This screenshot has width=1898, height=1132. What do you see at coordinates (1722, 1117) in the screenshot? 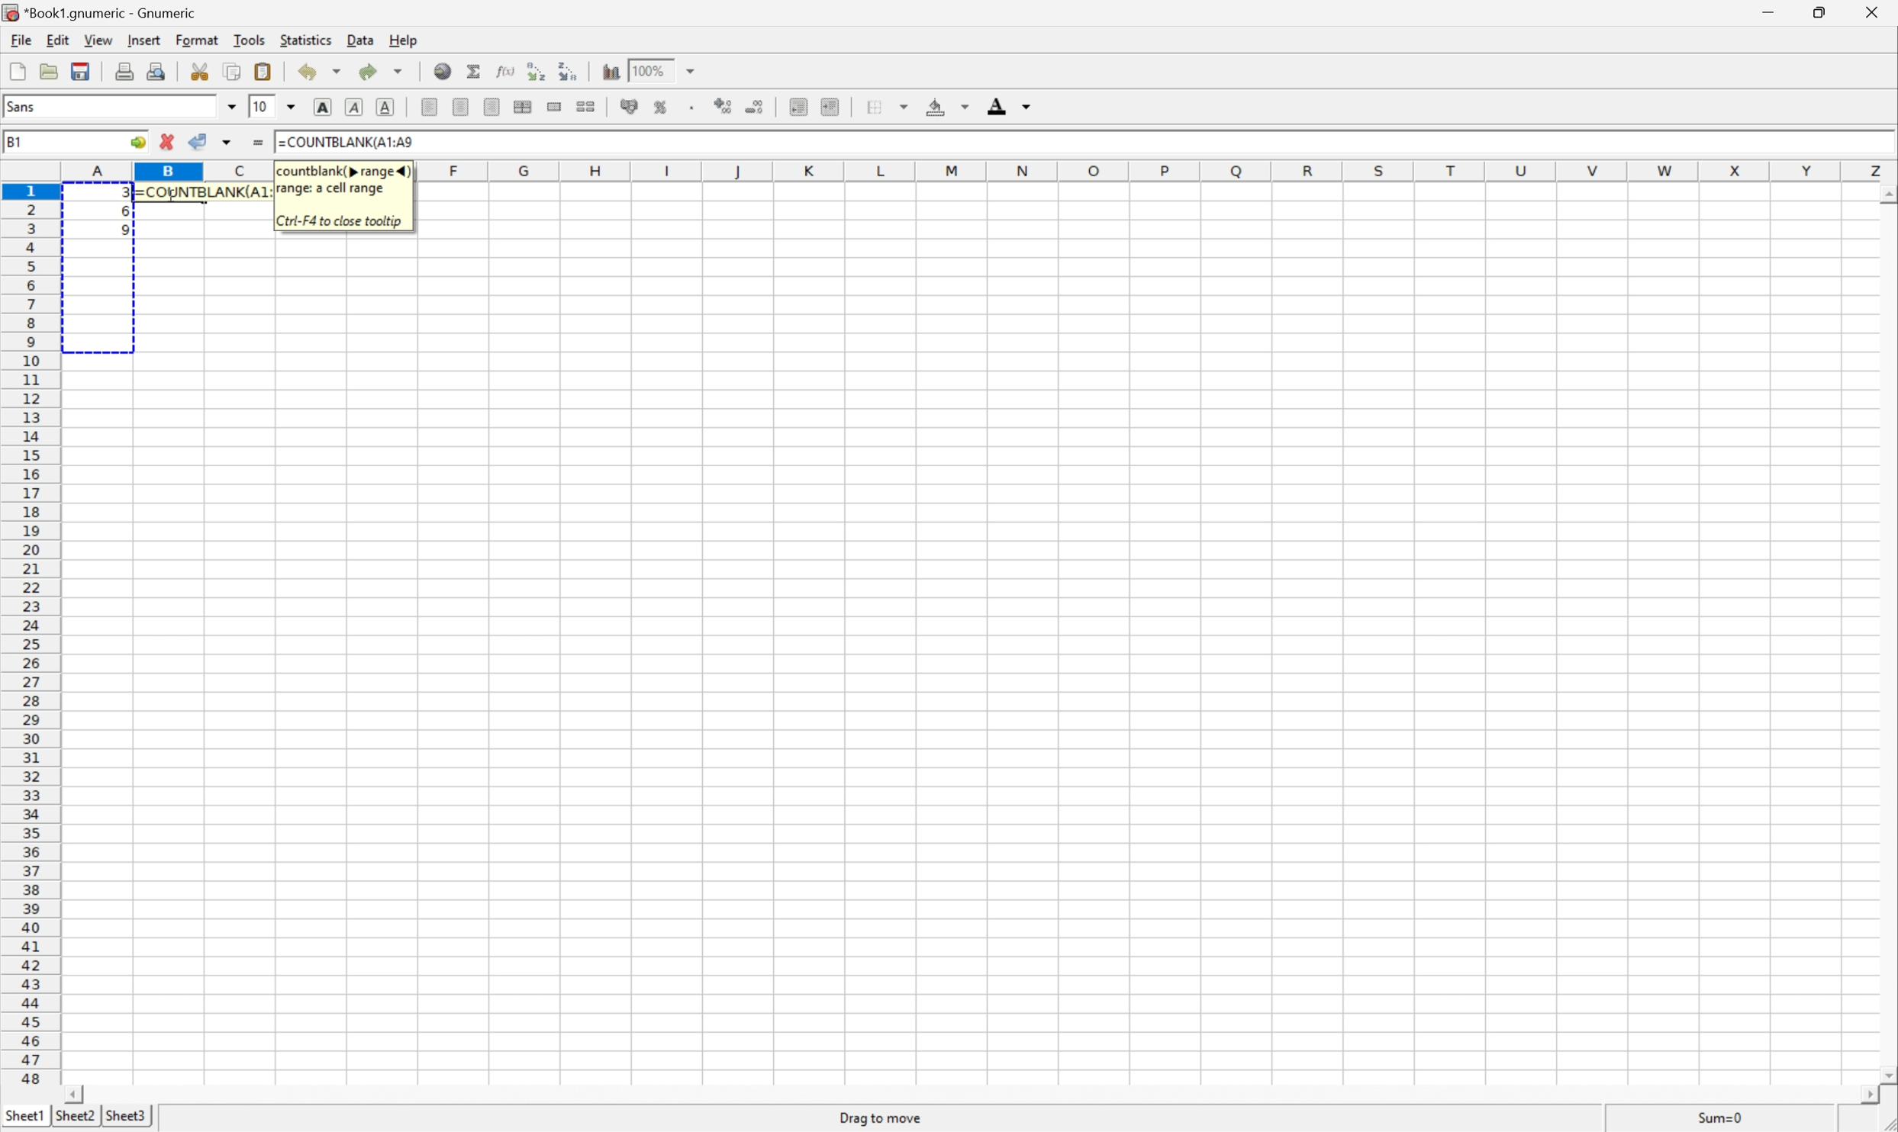
I see `Sum=0` at bounding box center [1722, 1117].